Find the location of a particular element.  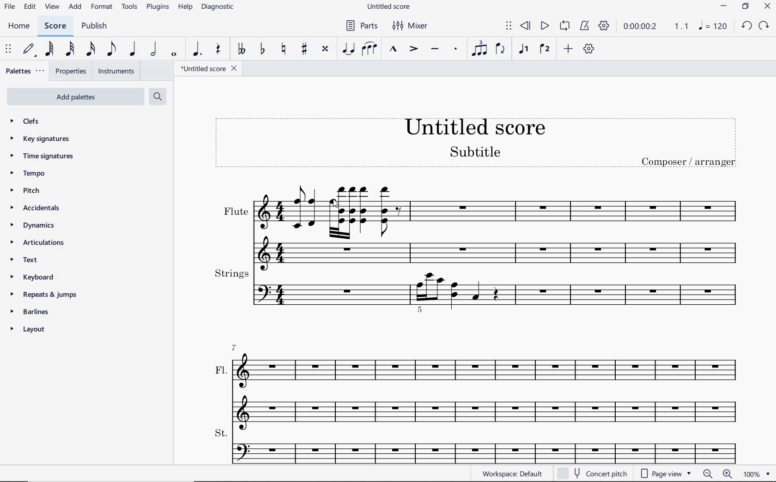

TUPLET is located at coordinates (480, 49).